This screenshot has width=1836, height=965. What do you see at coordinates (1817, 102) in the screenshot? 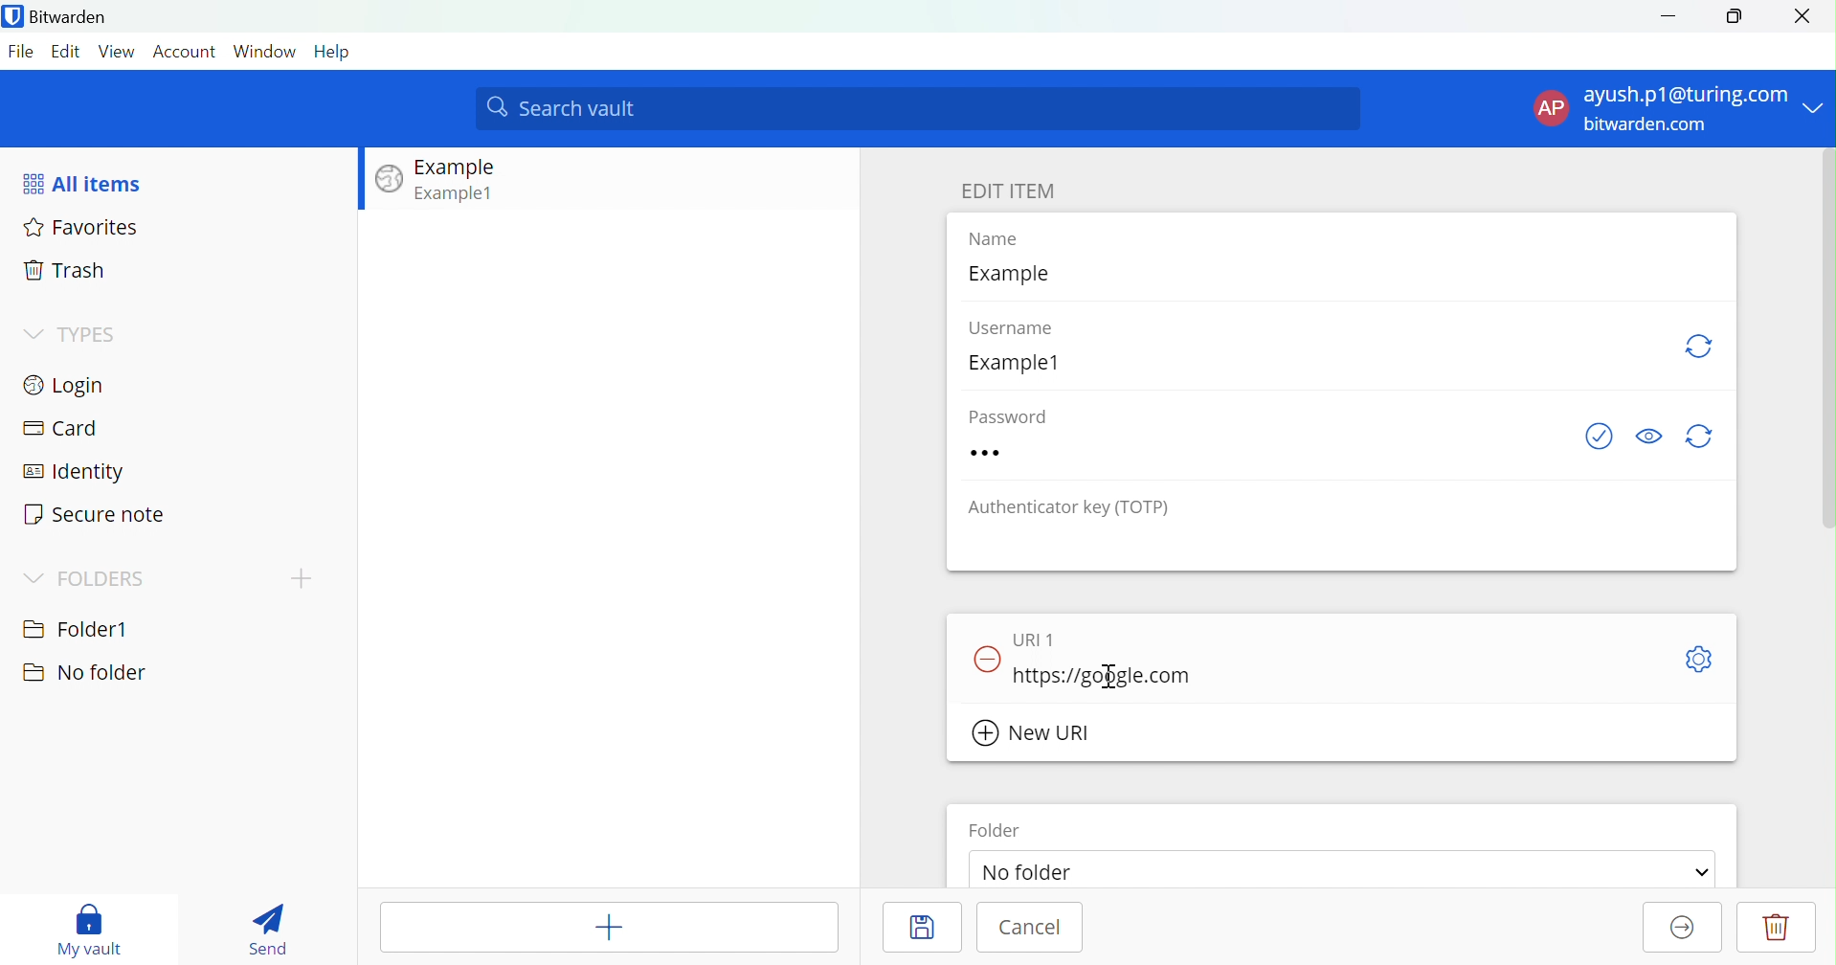
I see `Drop Down` at bounding box center [1817, 102].